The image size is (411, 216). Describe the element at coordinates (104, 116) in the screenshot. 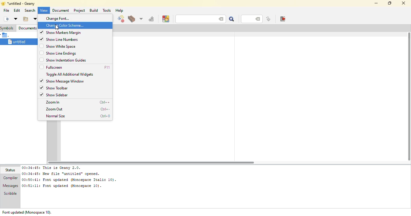

I see `ctrl+0` at that location.